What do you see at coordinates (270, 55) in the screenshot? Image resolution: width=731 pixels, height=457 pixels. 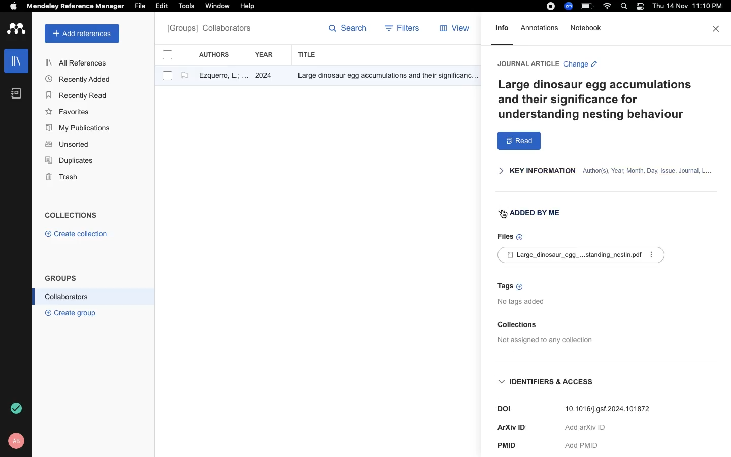 I see `year` at bounding box center [270, 55].